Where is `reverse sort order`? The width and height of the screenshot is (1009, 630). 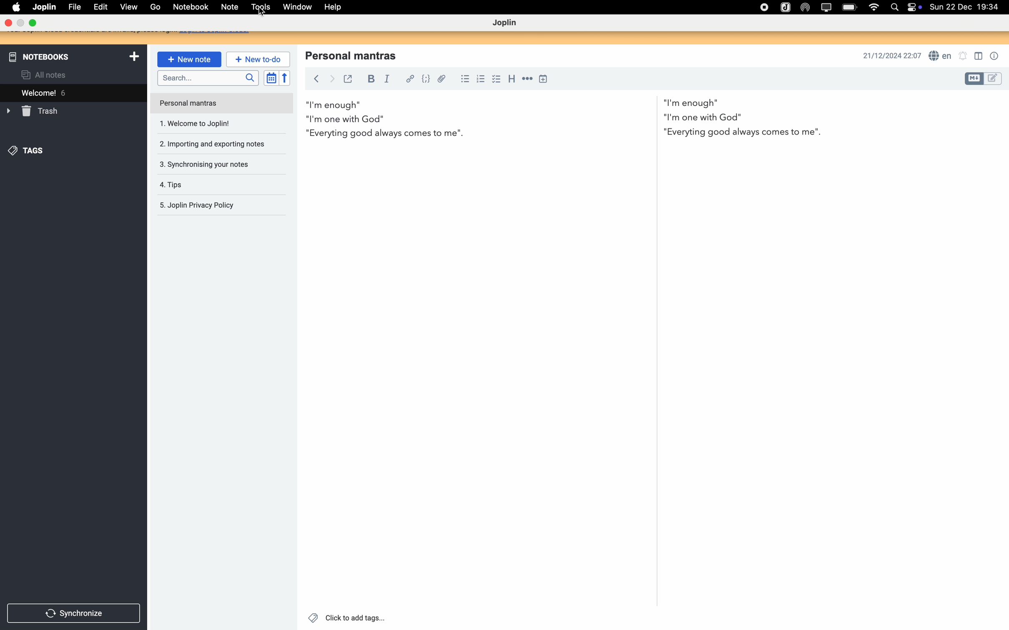
reverse sort order is located at coordinates (285, 77).